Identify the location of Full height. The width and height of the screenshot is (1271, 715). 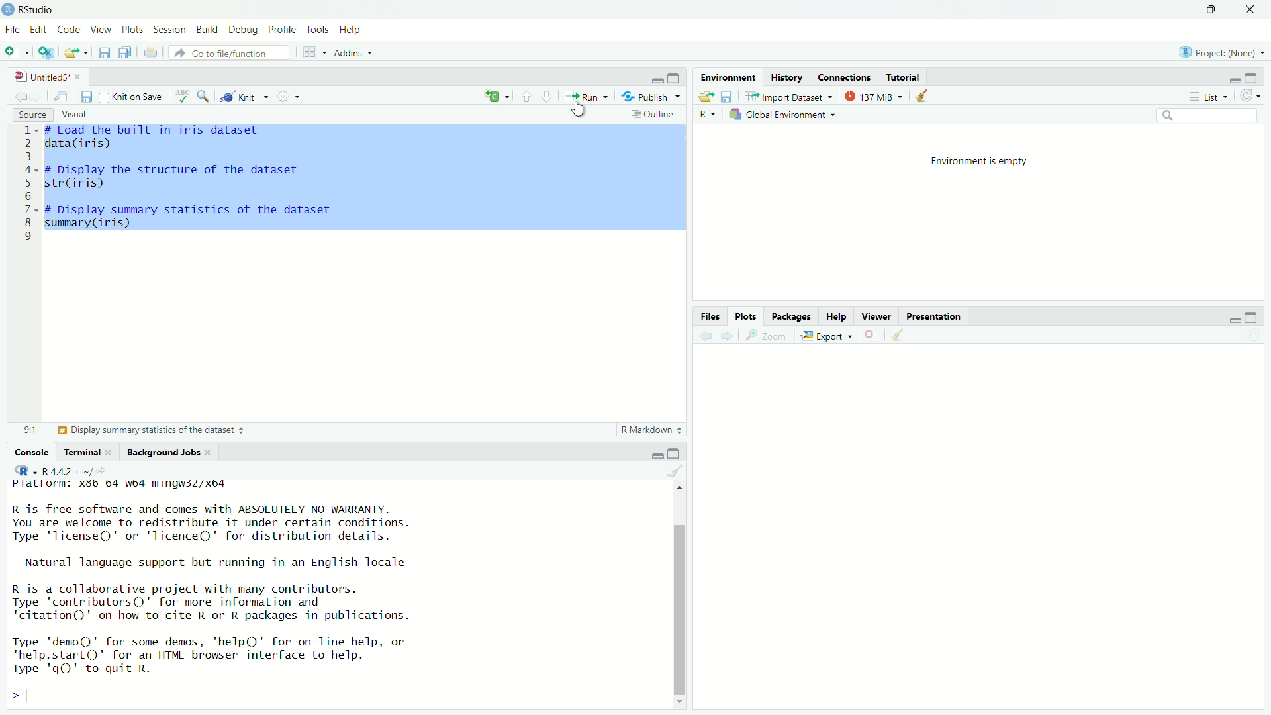
(674, 77).